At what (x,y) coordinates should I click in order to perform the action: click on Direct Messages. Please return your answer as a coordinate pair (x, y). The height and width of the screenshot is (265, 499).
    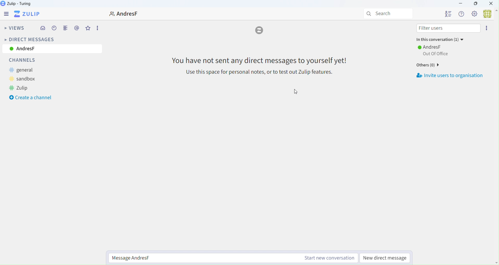
    Looking at the image, I should click on (29, 39).